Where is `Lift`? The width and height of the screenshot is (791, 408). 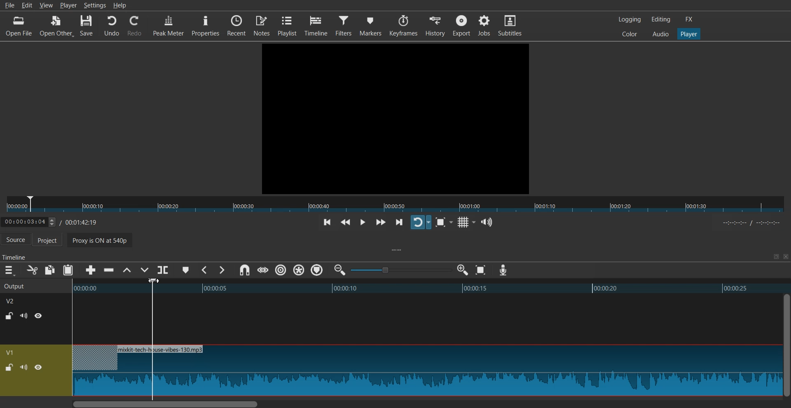 Lift is located at coordinates (126, 270).